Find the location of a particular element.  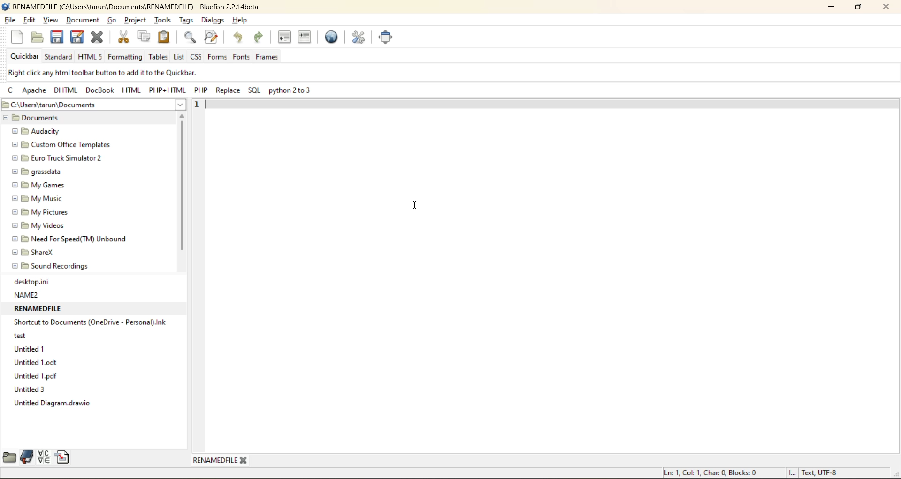

file browser is located at coordinates (9, 457).